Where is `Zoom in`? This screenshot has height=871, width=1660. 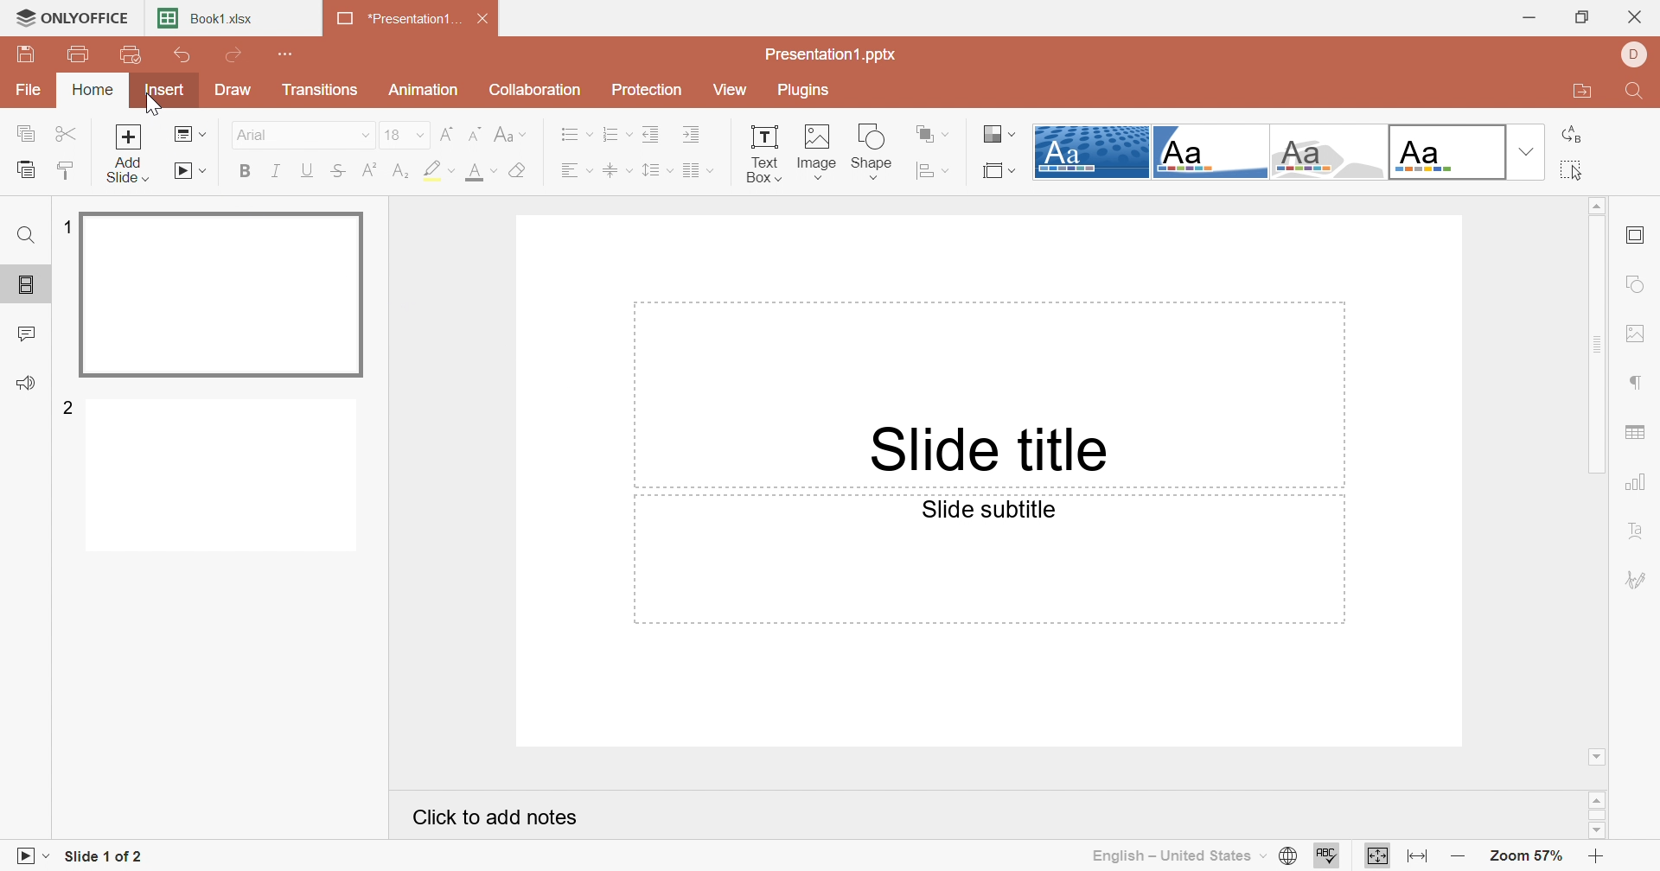 Zoom in is located at coordinates (1602, 856).